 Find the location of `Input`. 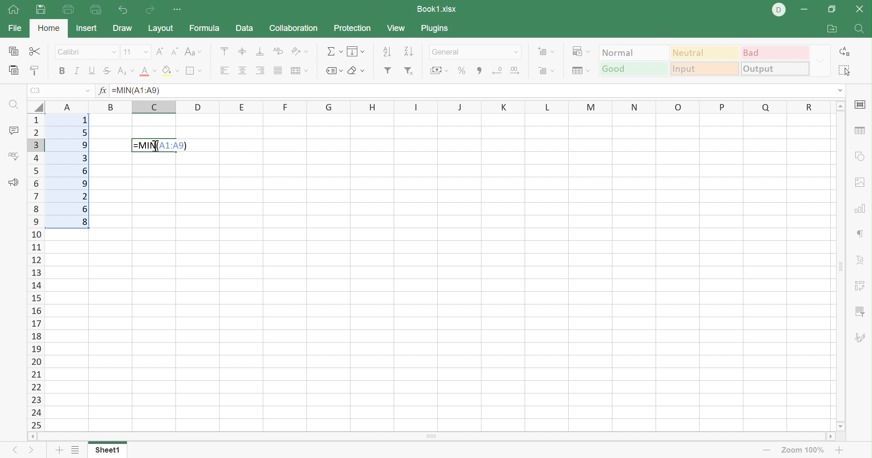

Input is located at coordinates (704, 69).